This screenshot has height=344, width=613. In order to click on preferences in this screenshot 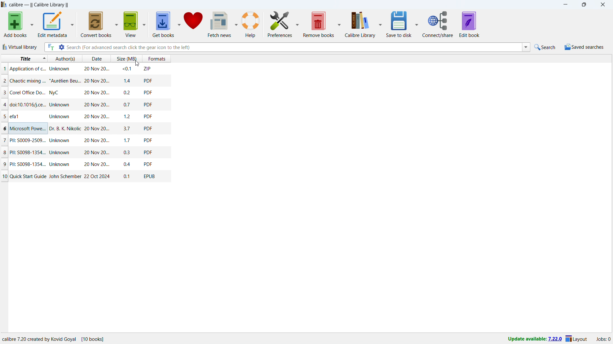, I will do `click(280, 25)`.